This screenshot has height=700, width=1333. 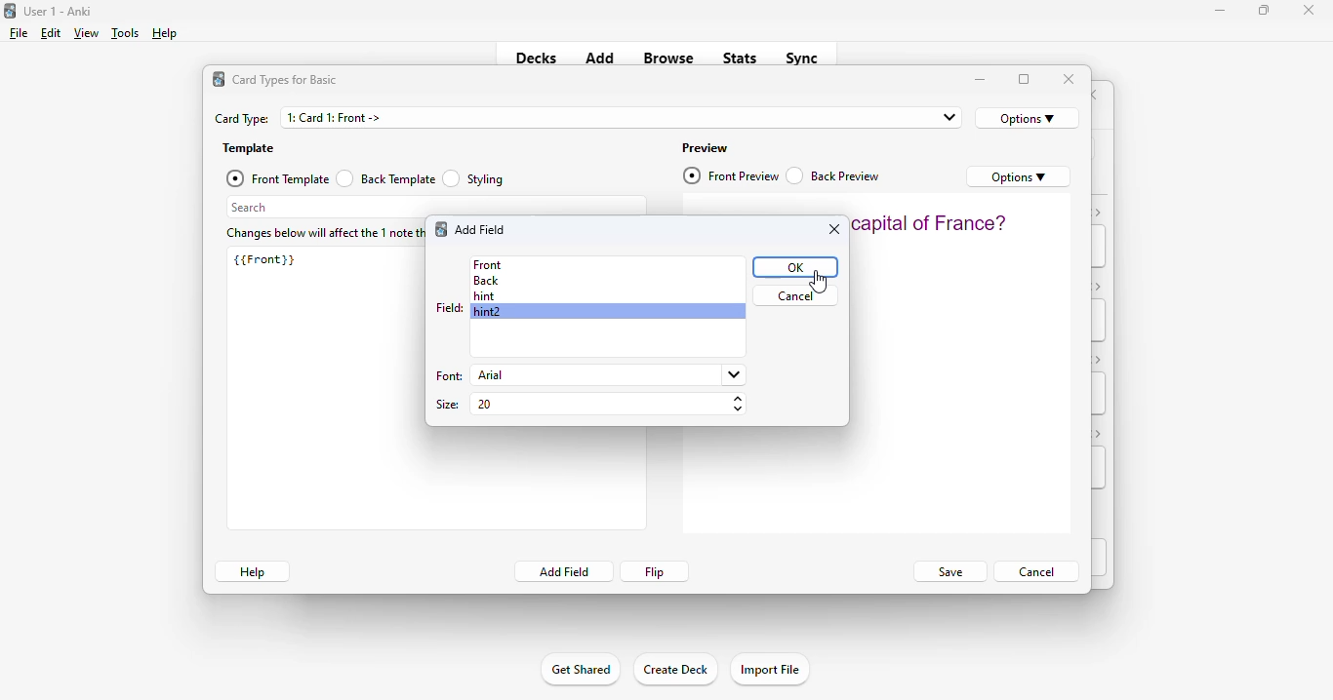 I want to click on logo, so click(x=9, y=10).